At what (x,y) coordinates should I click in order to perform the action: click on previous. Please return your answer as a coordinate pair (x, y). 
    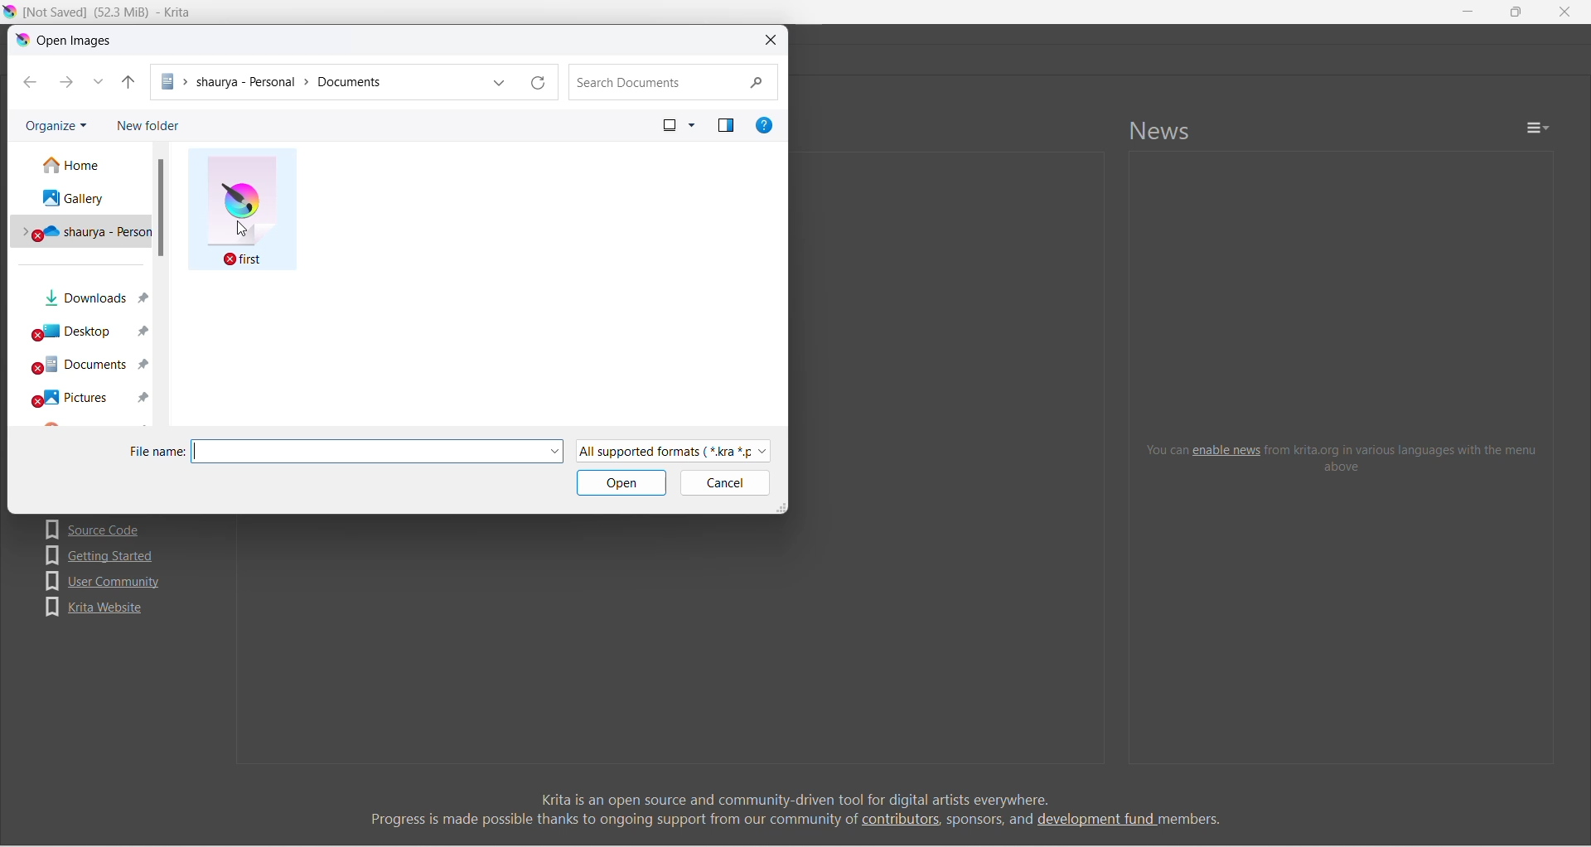
    Looking at the image, I should click on (31, 82).